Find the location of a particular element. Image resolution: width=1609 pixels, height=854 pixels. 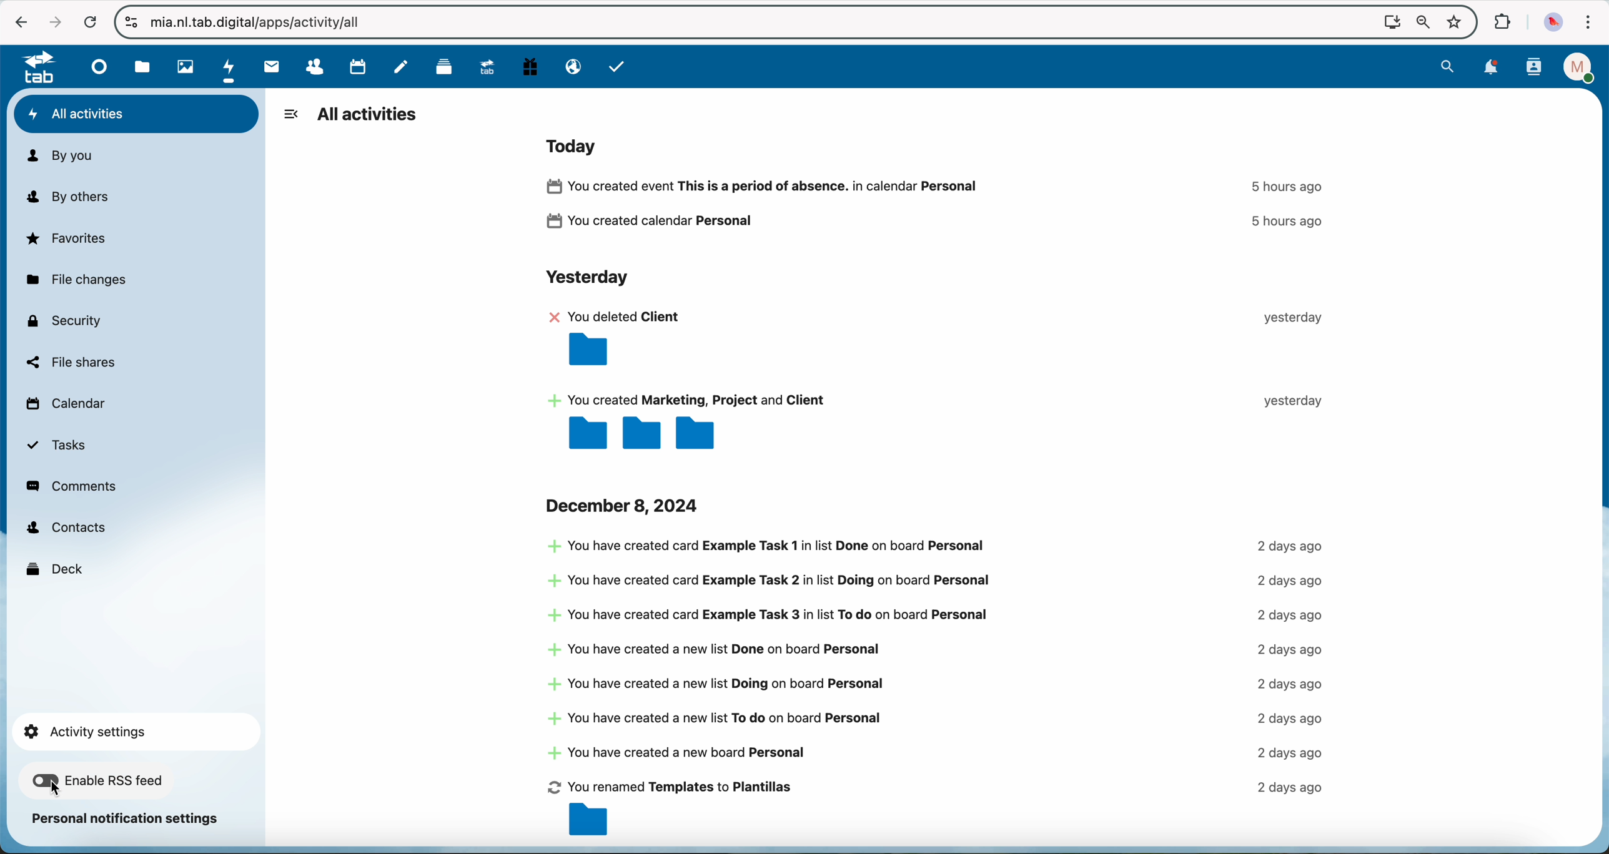

contacts is located at coordinates (308, 67).